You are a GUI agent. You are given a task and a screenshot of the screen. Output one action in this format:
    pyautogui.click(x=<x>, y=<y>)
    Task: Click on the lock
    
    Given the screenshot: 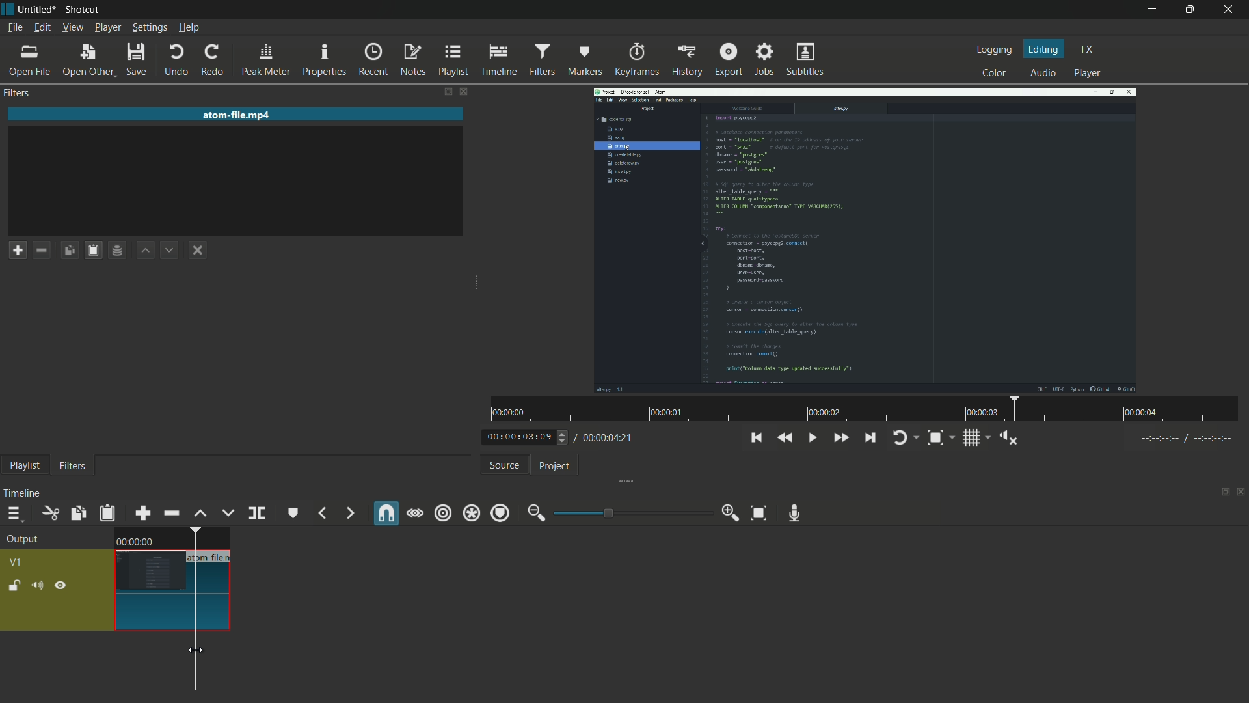 What is the action you would take?
    pyautogui.click(x=14, y=587)
    